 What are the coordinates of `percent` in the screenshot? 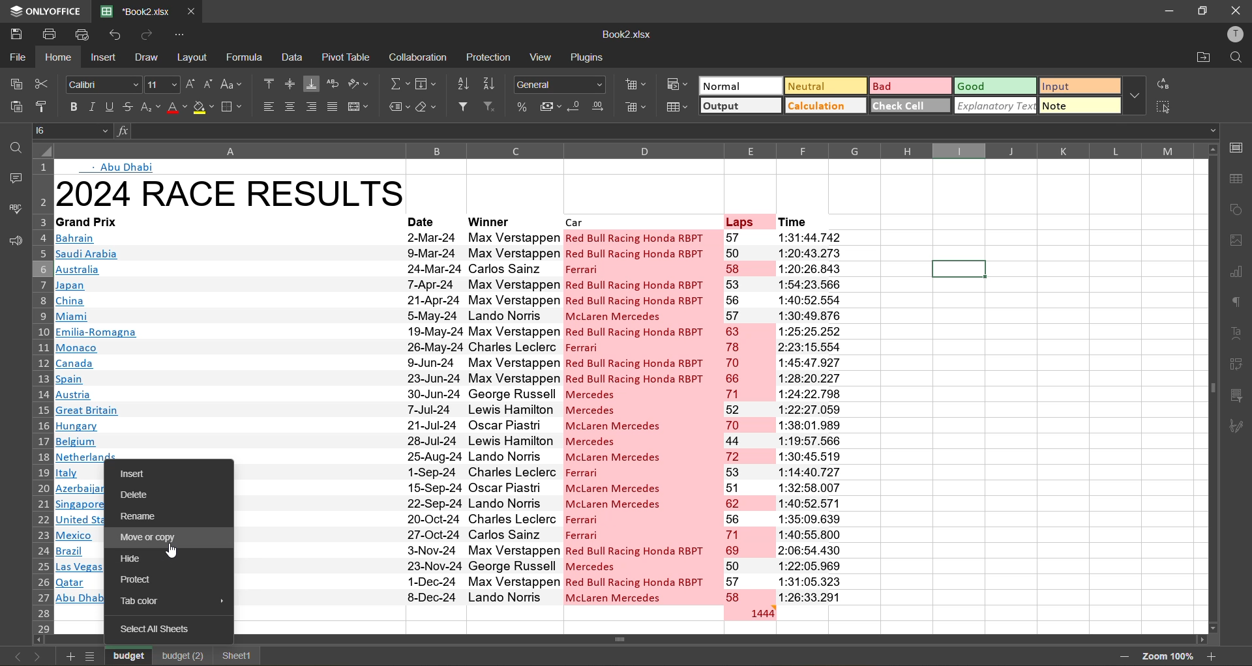 It's located at (524, 106).